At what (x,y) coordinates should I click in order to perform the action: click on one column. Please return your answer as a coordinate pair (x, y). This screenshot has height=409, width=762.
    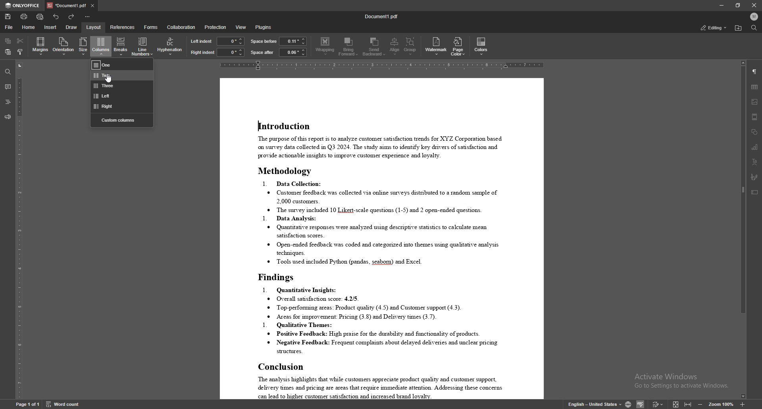
    Looking at the image, I should click on (122, 65).